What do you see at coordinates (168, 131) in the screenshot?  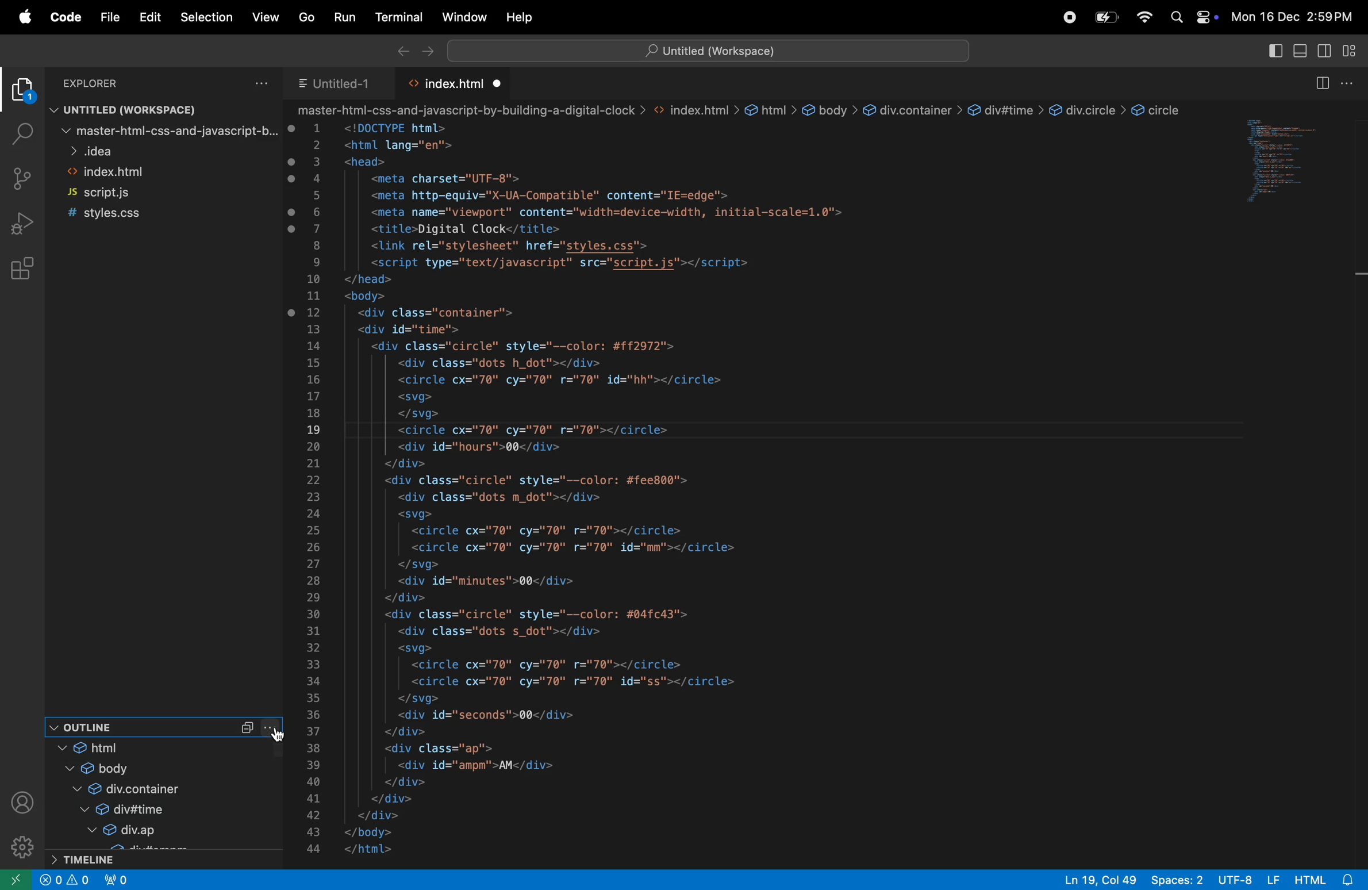 I see `master file` at bounding box center [168, 131].